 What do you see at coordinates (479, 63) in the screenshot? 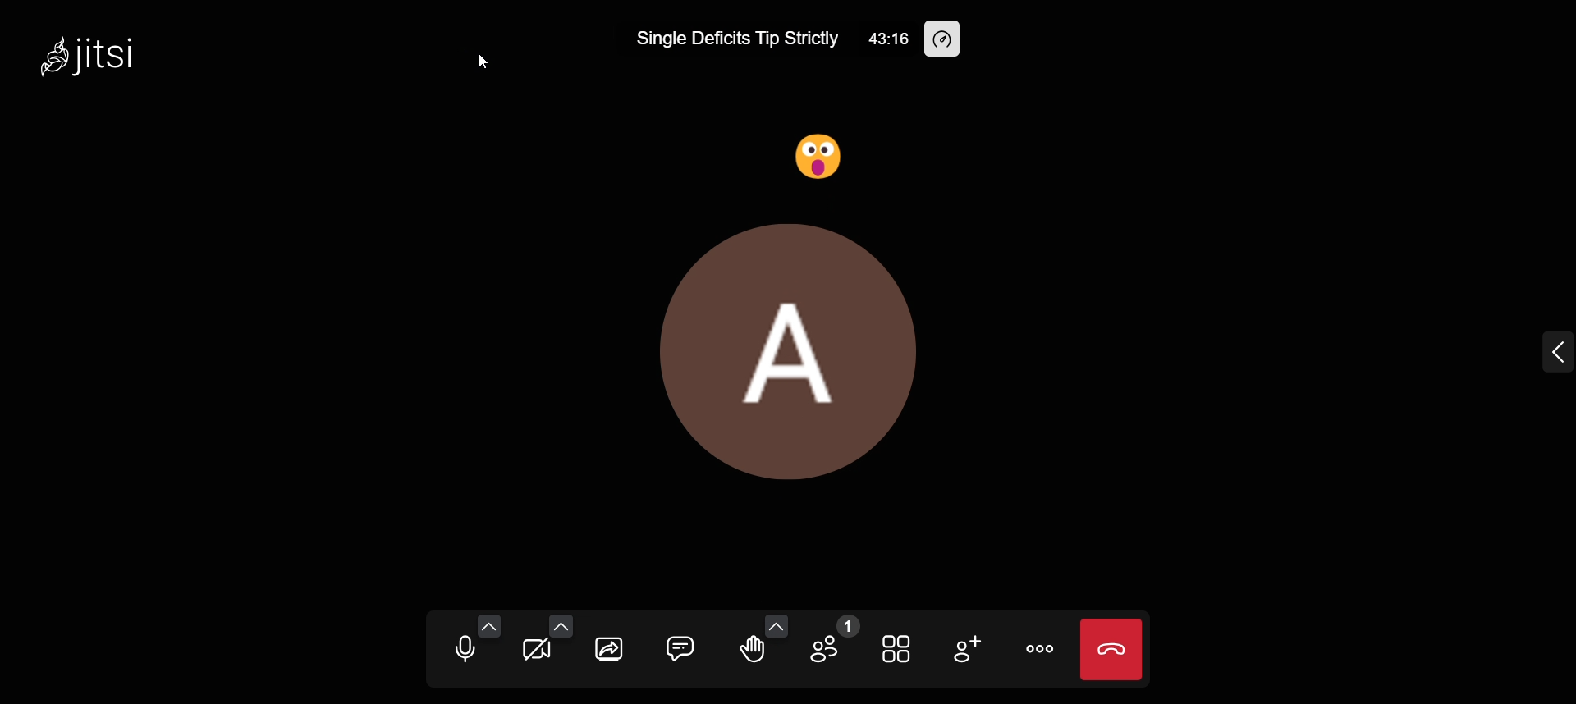
I see `cursor` at bounding box center [479, 63].